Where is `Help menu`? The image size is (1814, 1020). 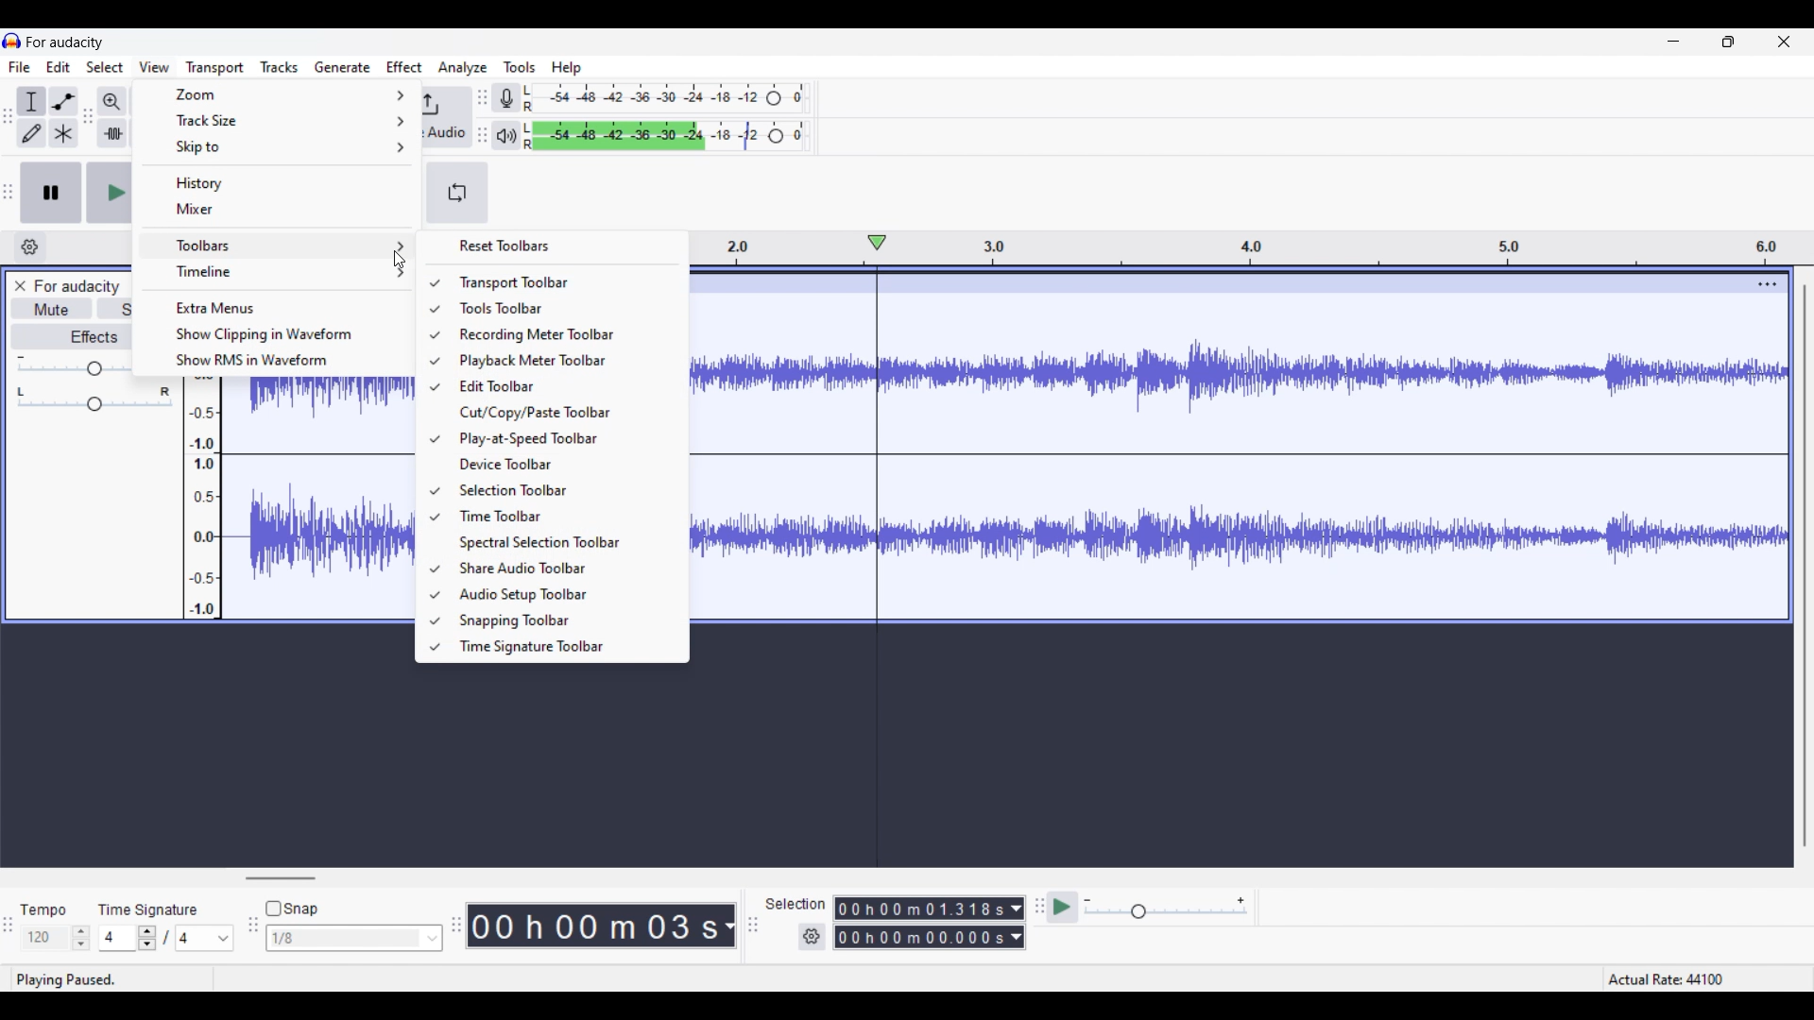
Help menu is located at coordinates (566, 68).